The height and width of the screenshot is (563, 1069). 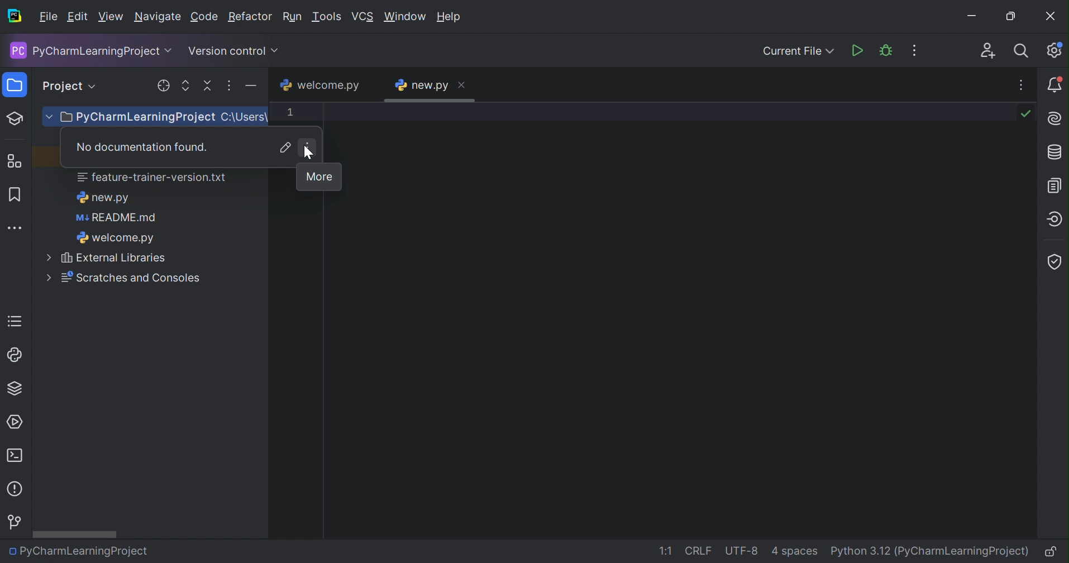 I want to click on External Libraries, so click(x=106, y=258).